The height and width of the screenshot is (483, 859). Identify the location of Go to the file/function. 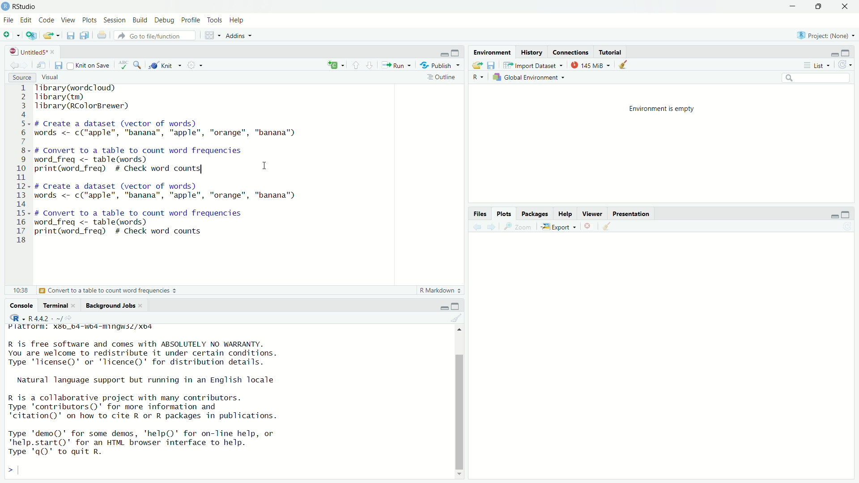
(154, 36).